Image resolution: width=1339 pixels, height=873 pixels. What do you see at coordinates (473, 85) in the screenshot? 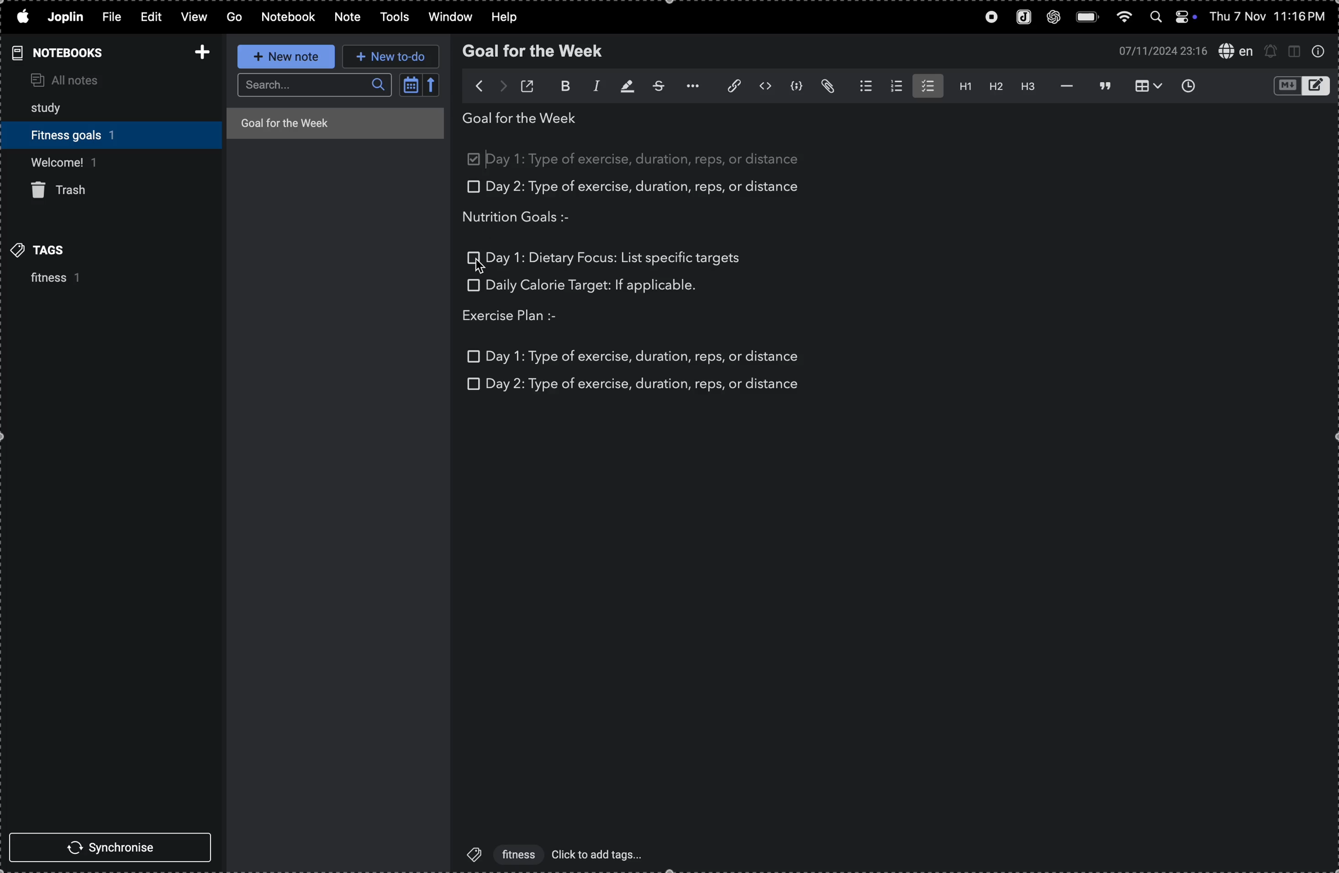
I see `back` at bounding box center [473, 85].